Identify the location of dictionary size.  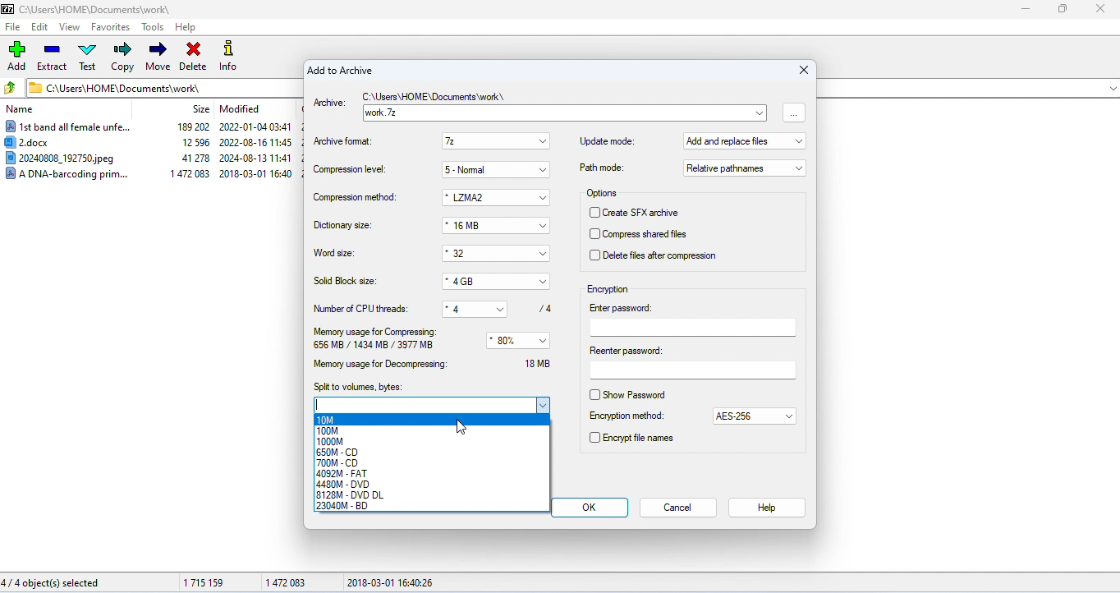
(344, 226).